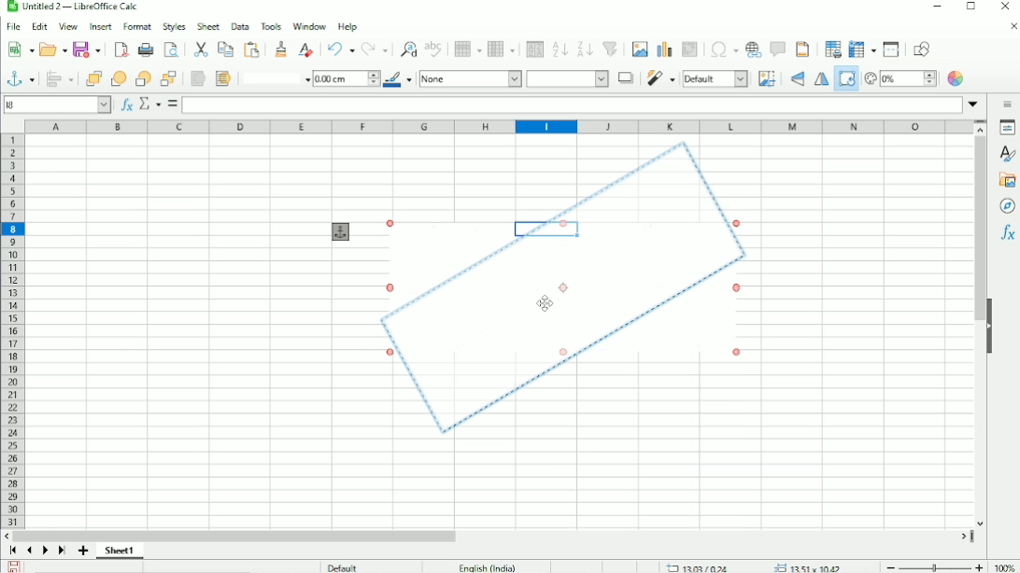  What do you see at coordinates (819, 79) in the screenshot?
I see `Flip horizontally` at bounding box center [819, 79].